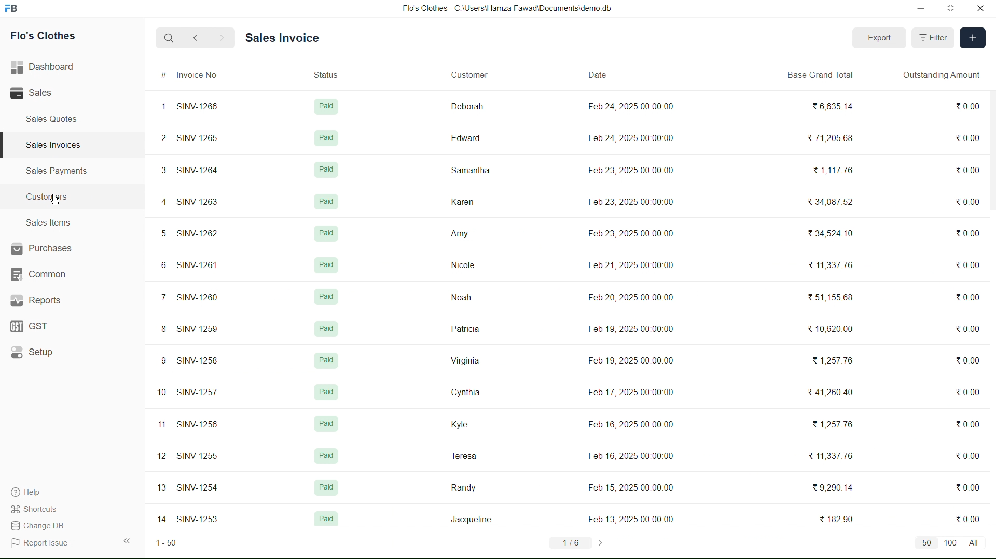  I want to click on cursor, so click(57, 200).